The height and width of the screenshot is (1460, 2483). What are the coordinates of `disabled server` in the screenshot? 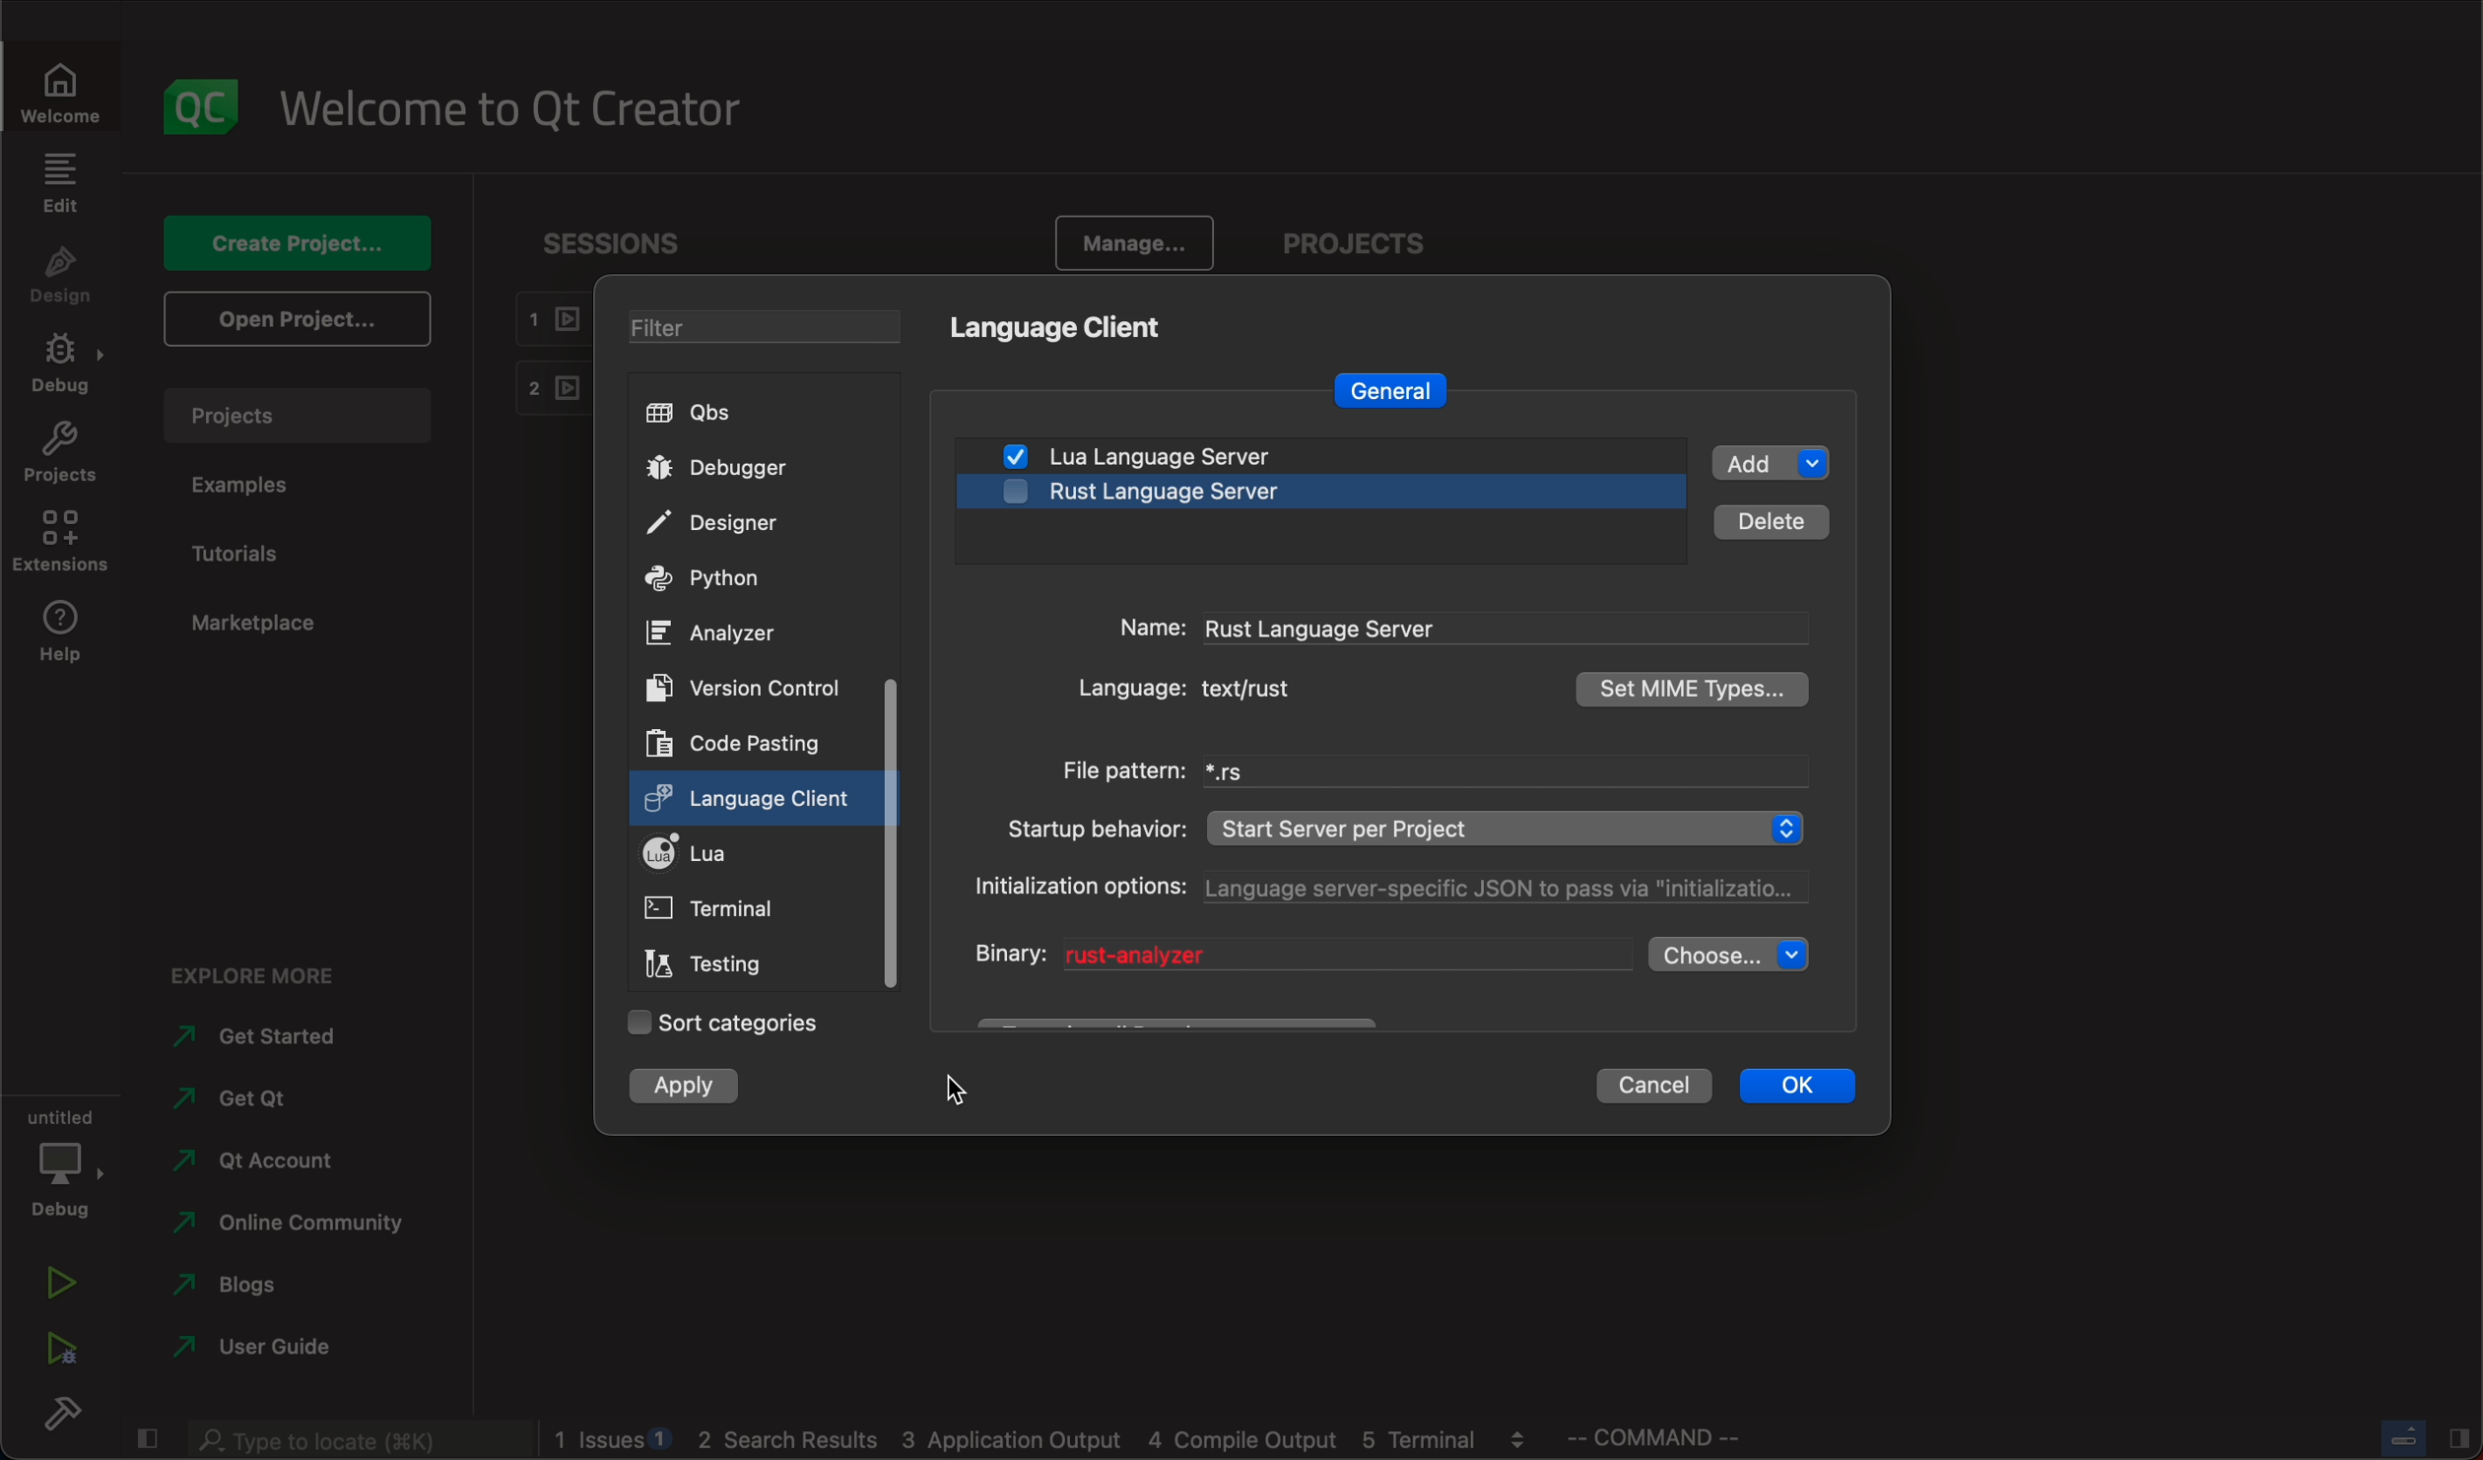 It's located at (1310, 497).